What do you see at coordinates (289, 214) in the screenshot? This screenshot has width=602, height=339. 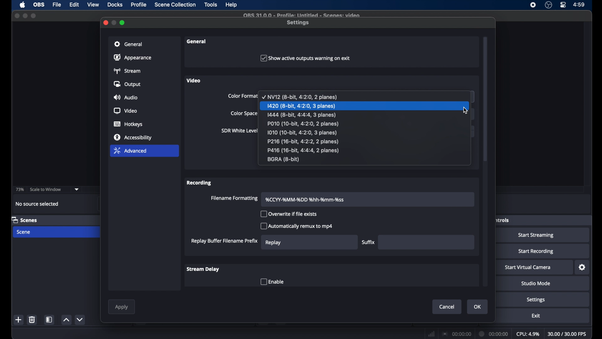 I see `overwrite if file exists` at bounding box center [289, 214].